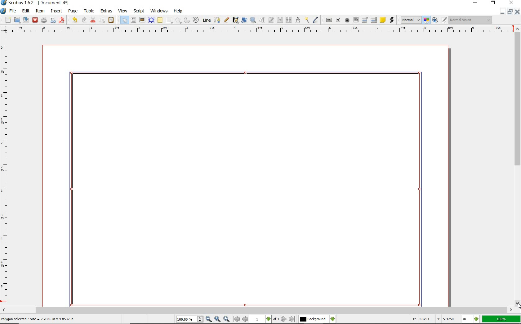 This screenshot has width=521, height=324. Describe the element at coordinates (103, 20) in the screenshot. I see `copy` at that location.